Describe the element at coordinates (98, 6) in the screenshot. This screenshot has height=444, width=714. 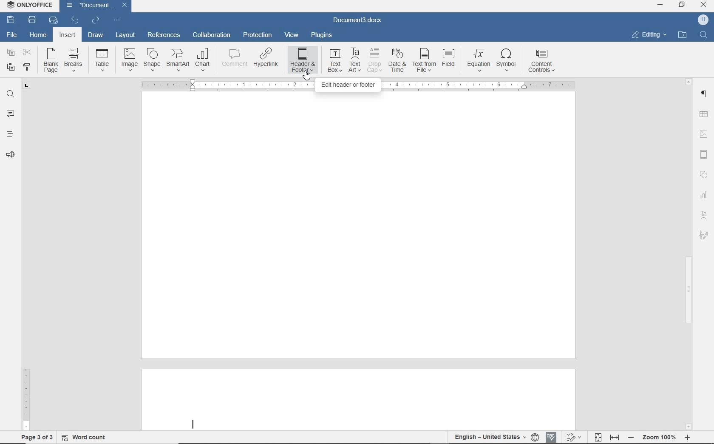
I see `DOCUMENT` at that location.